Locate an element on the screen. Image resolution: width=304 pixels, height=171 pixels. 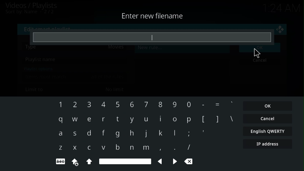
cancel is located at coordinates (259, 61).